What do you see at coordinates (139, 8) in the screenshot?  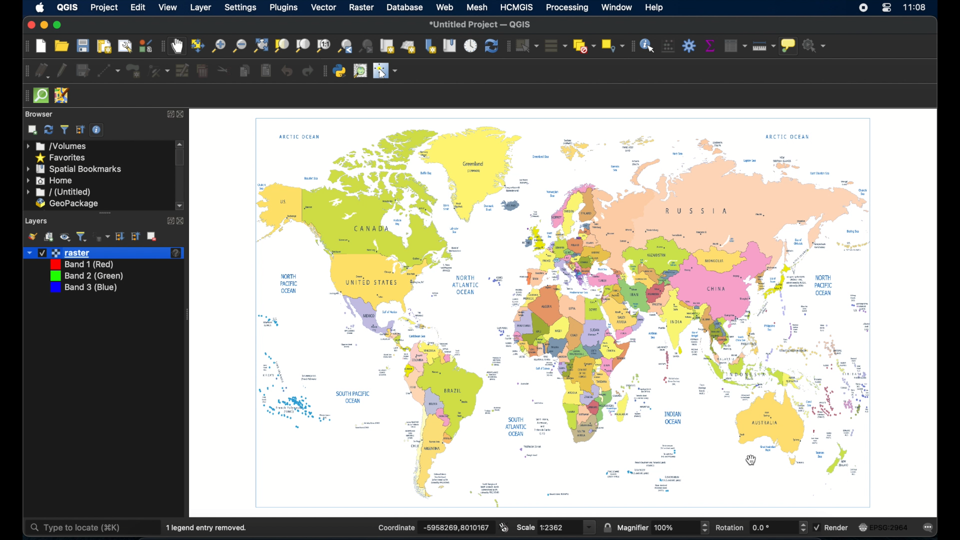 I see `edit` at bounding box center [139, 8].